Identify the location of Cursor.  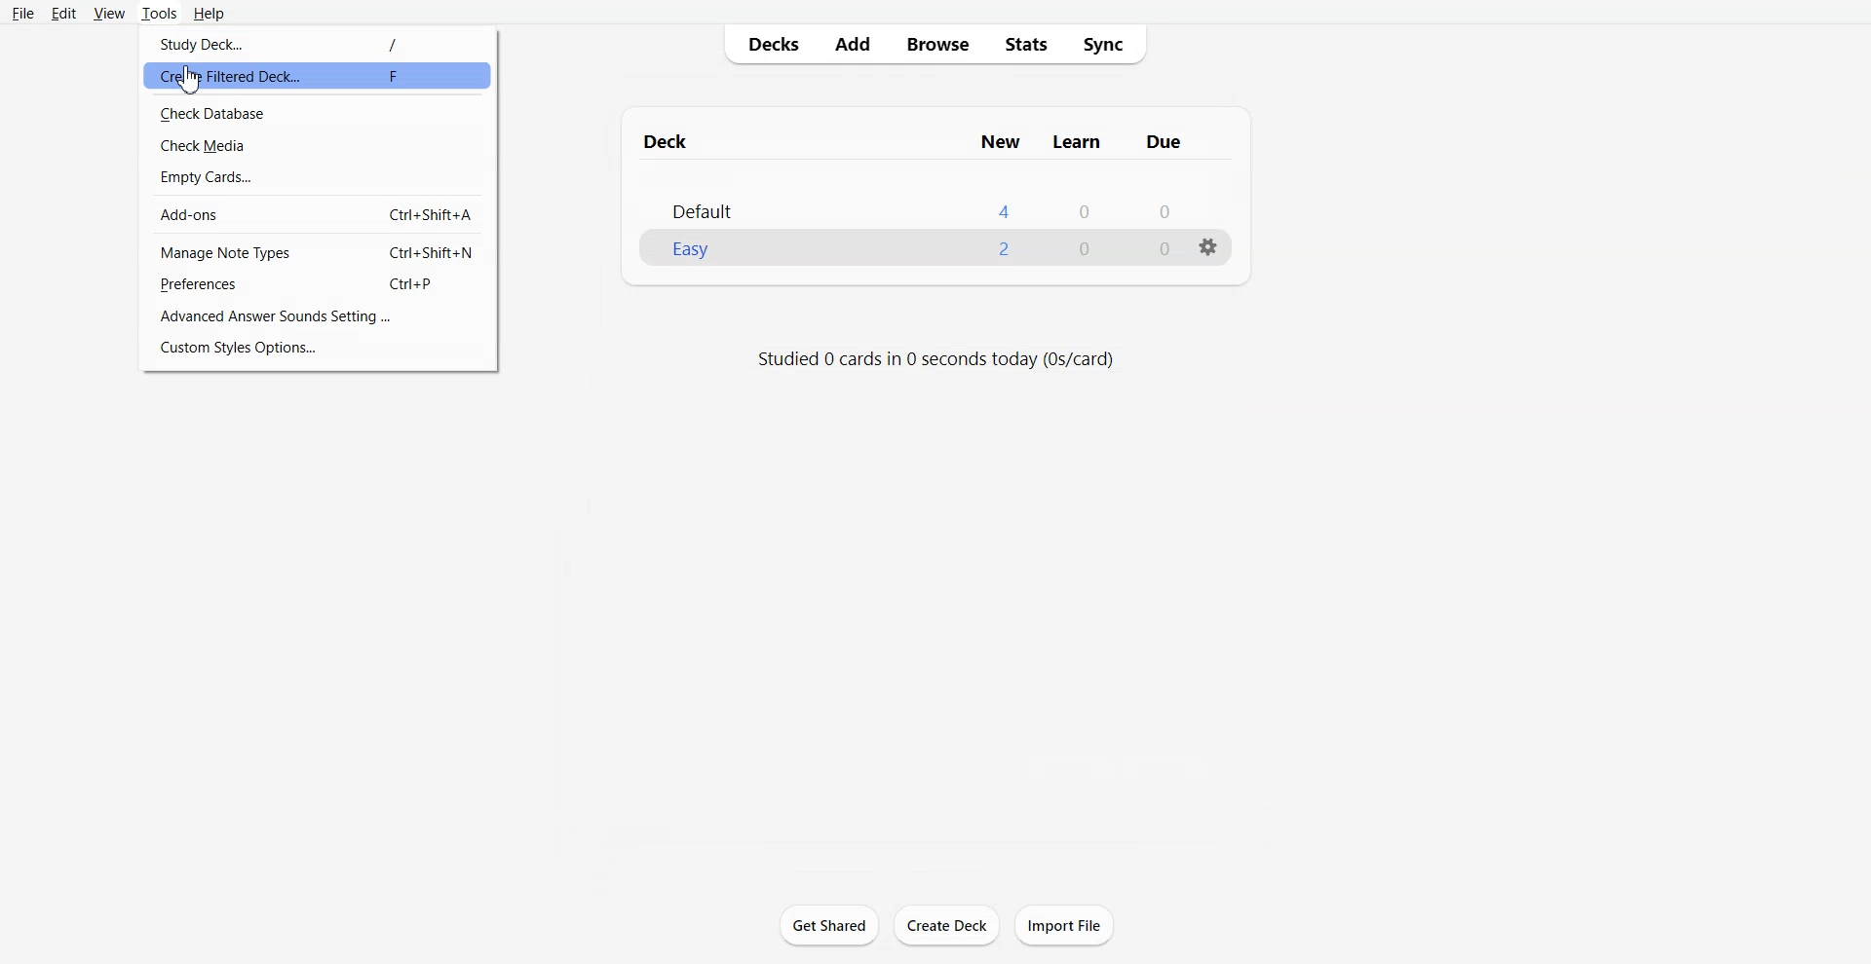
(192, 82).